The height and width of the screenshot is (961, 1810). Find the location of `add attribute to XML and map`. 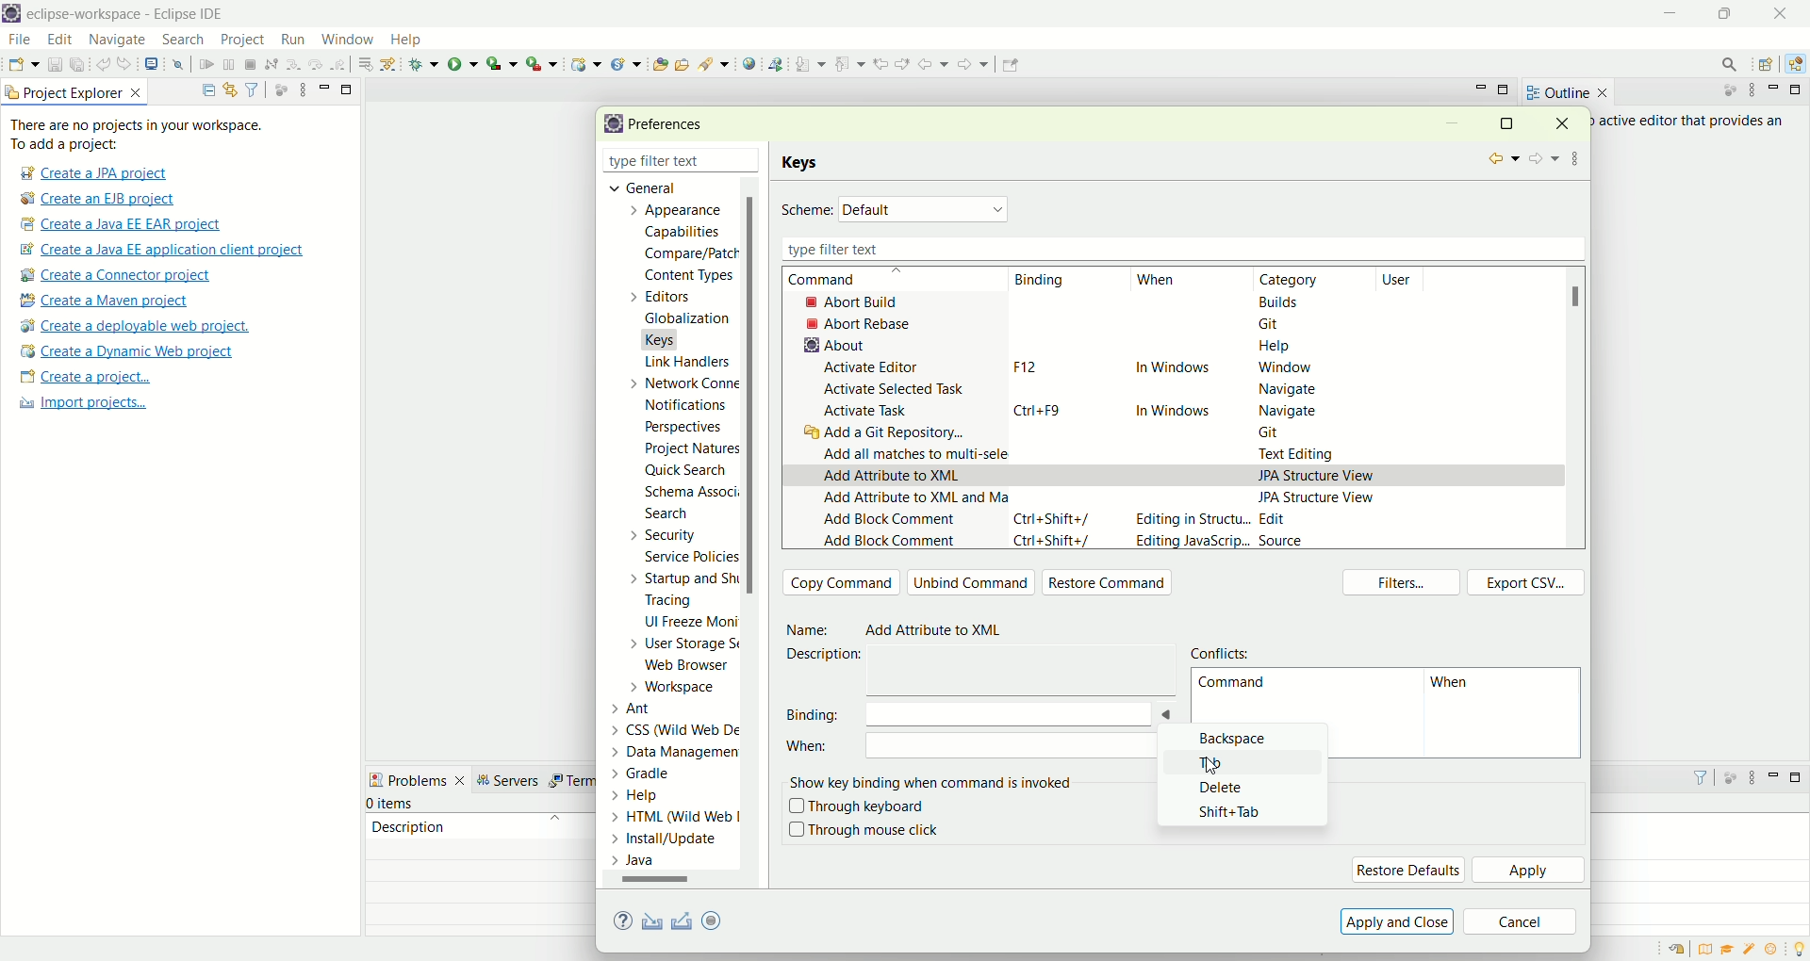

add attribute to XML and map is located at coordinates (912, 503).